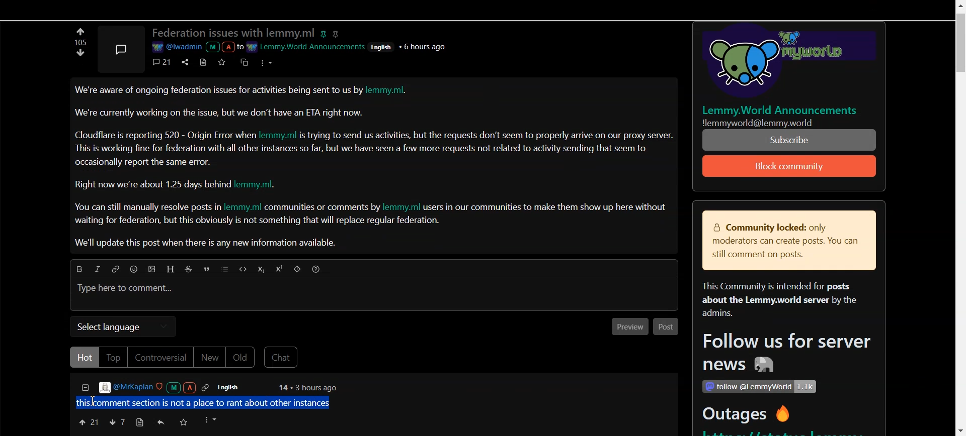  What do you see at coordinates (85, 389) in the screenshot?
I see `Collapse` at bounding box center [85, 389].